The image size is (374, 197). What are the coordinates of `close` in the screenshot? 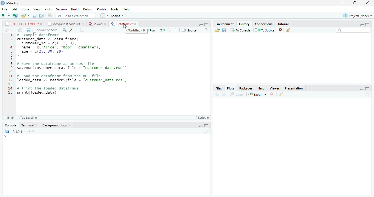 It's located at (37, 126).